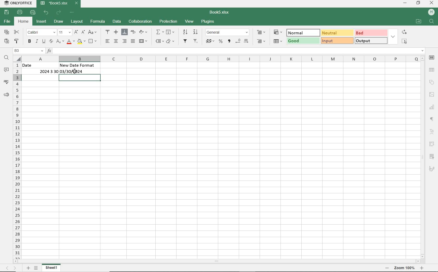  I want to click on JUSTIFIED, so click(133, 41).